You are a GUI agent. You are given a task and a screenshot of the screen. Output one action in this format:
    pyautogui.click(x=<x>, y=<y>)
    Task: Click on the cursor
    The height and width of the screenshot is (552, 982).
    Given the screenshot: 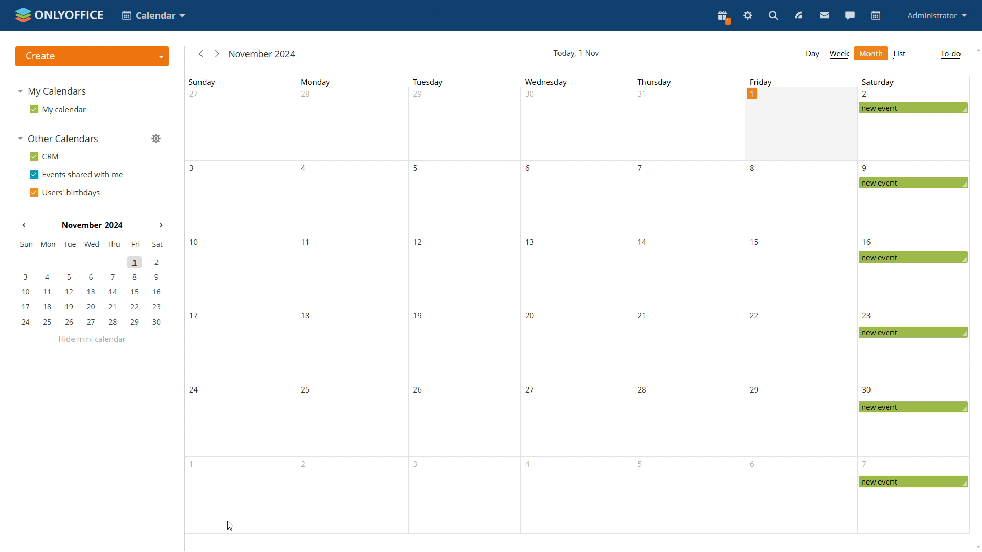 What is the action you would take?
    pyautogui.click(x=230, y=525)
    